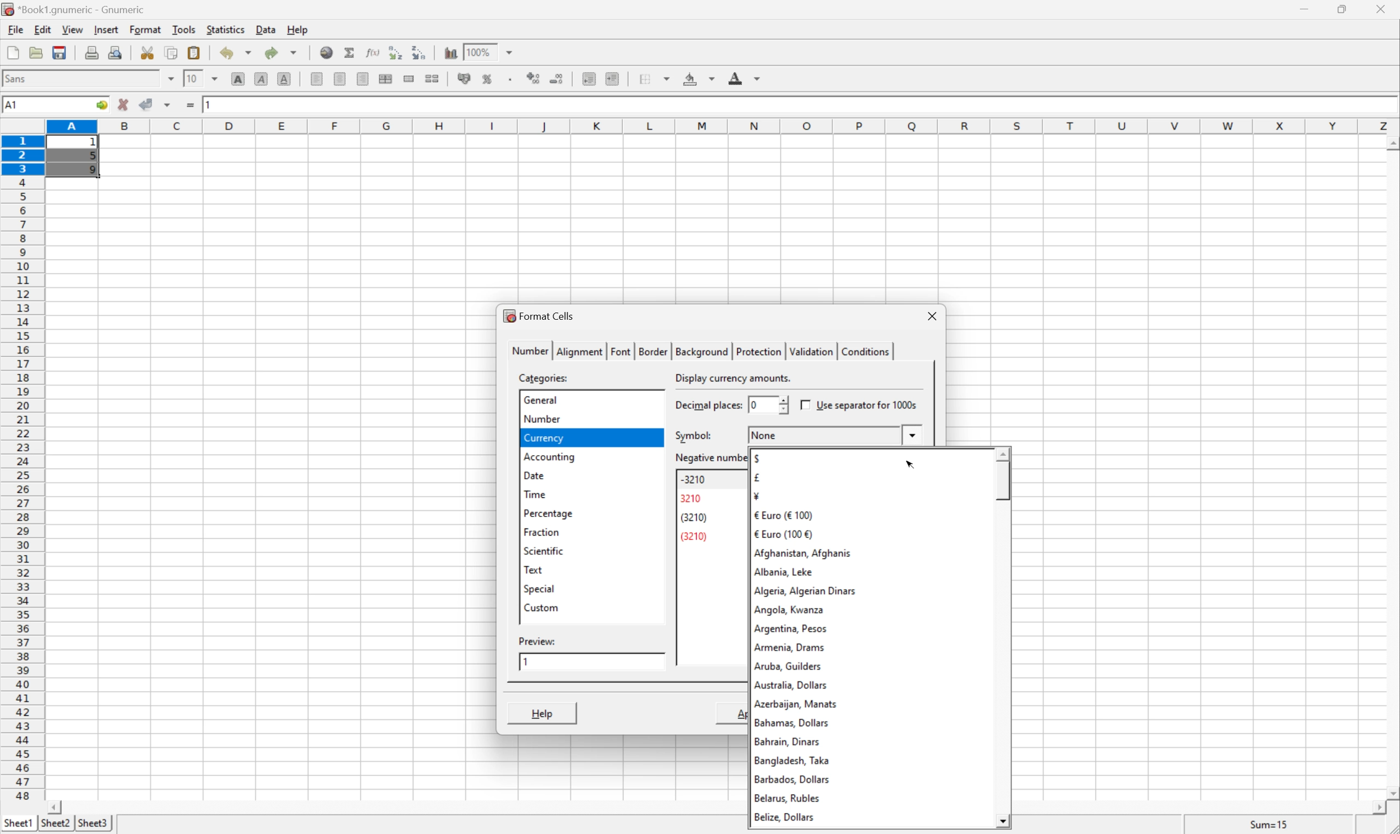 The width and height of the screenshot is (1400, 834). What do you see at coordinates (533, 474) in the screenshot?
I see `date` at bounding box center [533, 474].